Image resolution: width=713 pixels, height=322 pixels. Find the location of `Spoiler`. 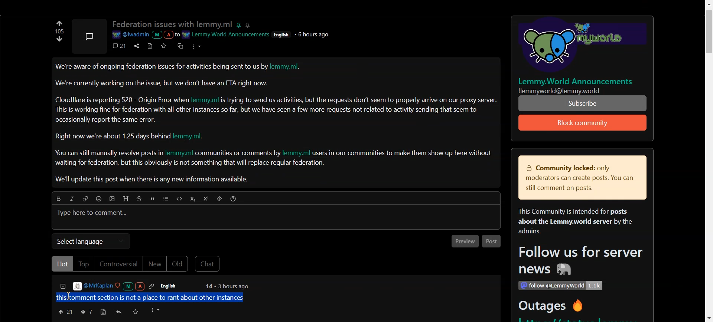

Spoiler is located at coordinates (220, 200).